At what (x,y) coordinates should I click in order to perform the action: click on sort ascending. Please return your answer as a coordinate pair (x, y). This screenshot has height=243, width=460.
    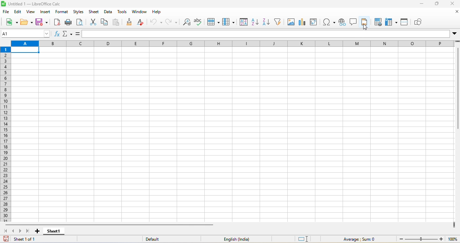
    Looking at the image, I should click on (255, 22).